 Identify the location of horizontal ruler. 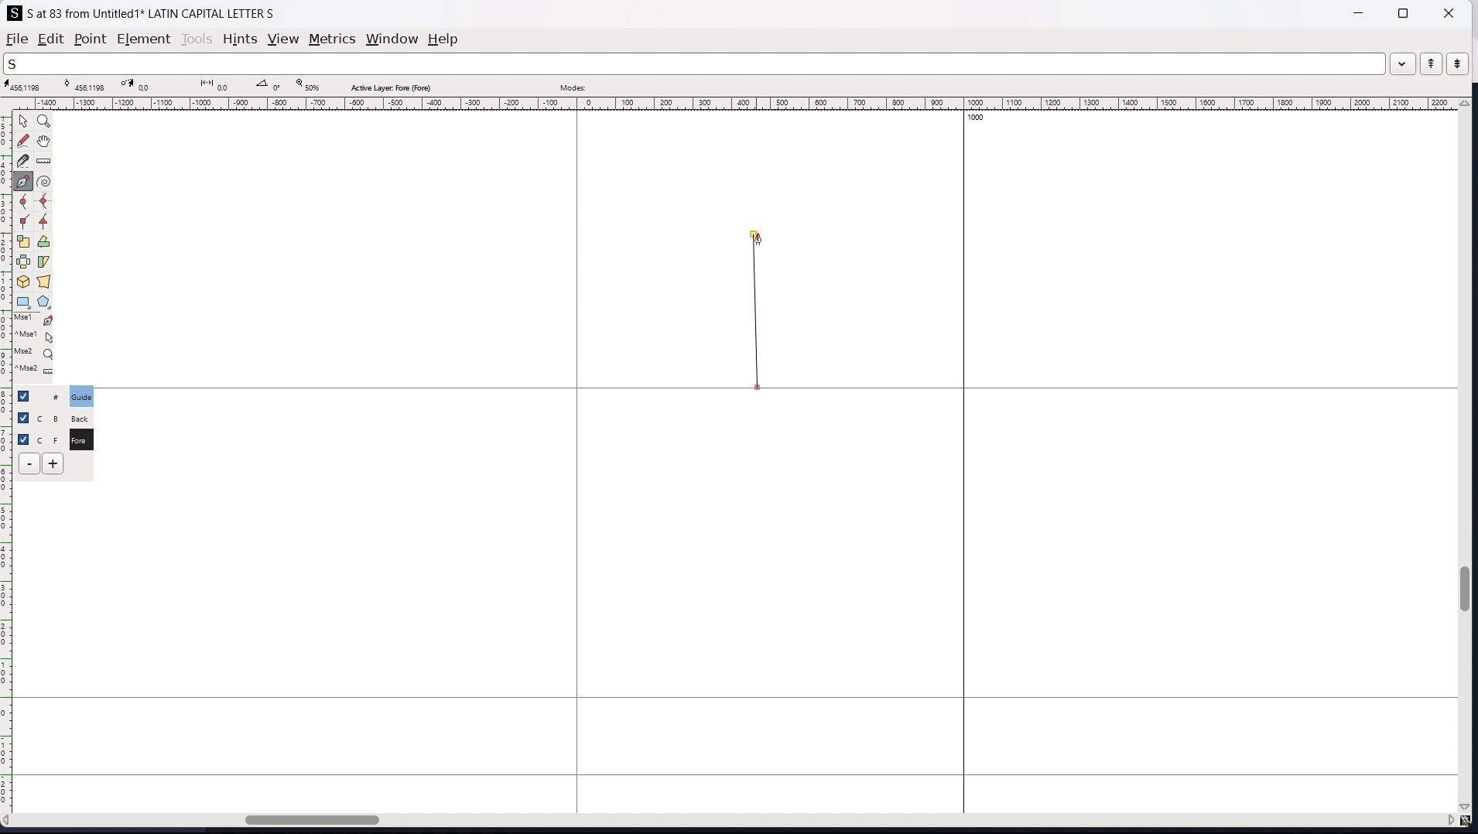
(731, 104).